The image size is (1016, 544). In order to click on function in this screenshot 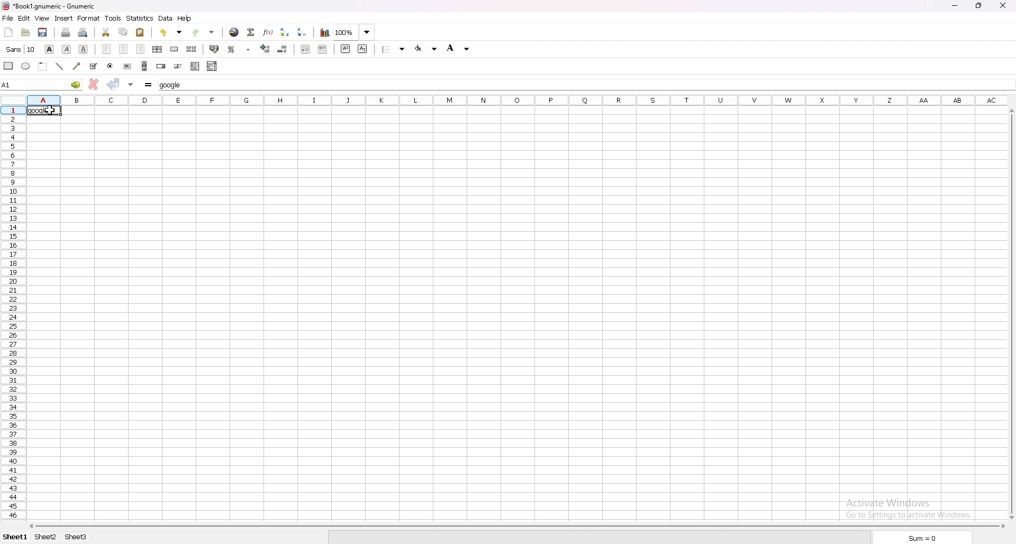, I will do `click(268, 32)`.